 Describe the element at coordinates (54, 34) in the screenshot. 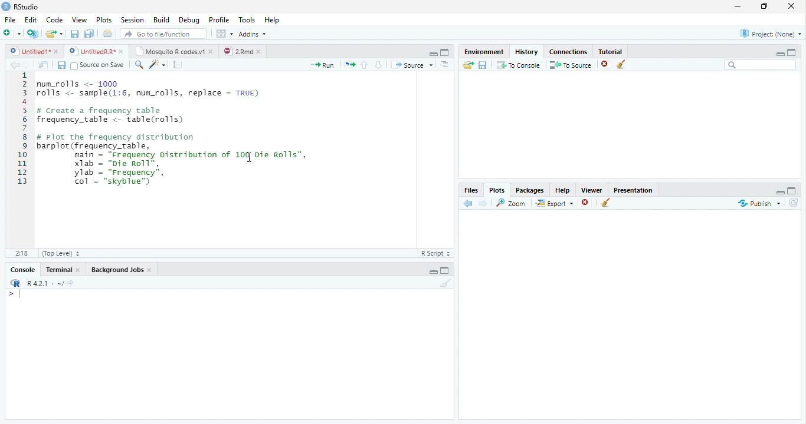

I see `Open an existing file` at that location.